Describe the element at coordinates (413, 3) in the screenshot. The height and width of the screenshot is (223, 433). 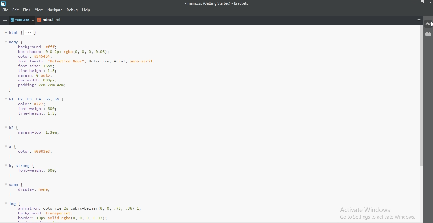
I see `minimise` at that location.